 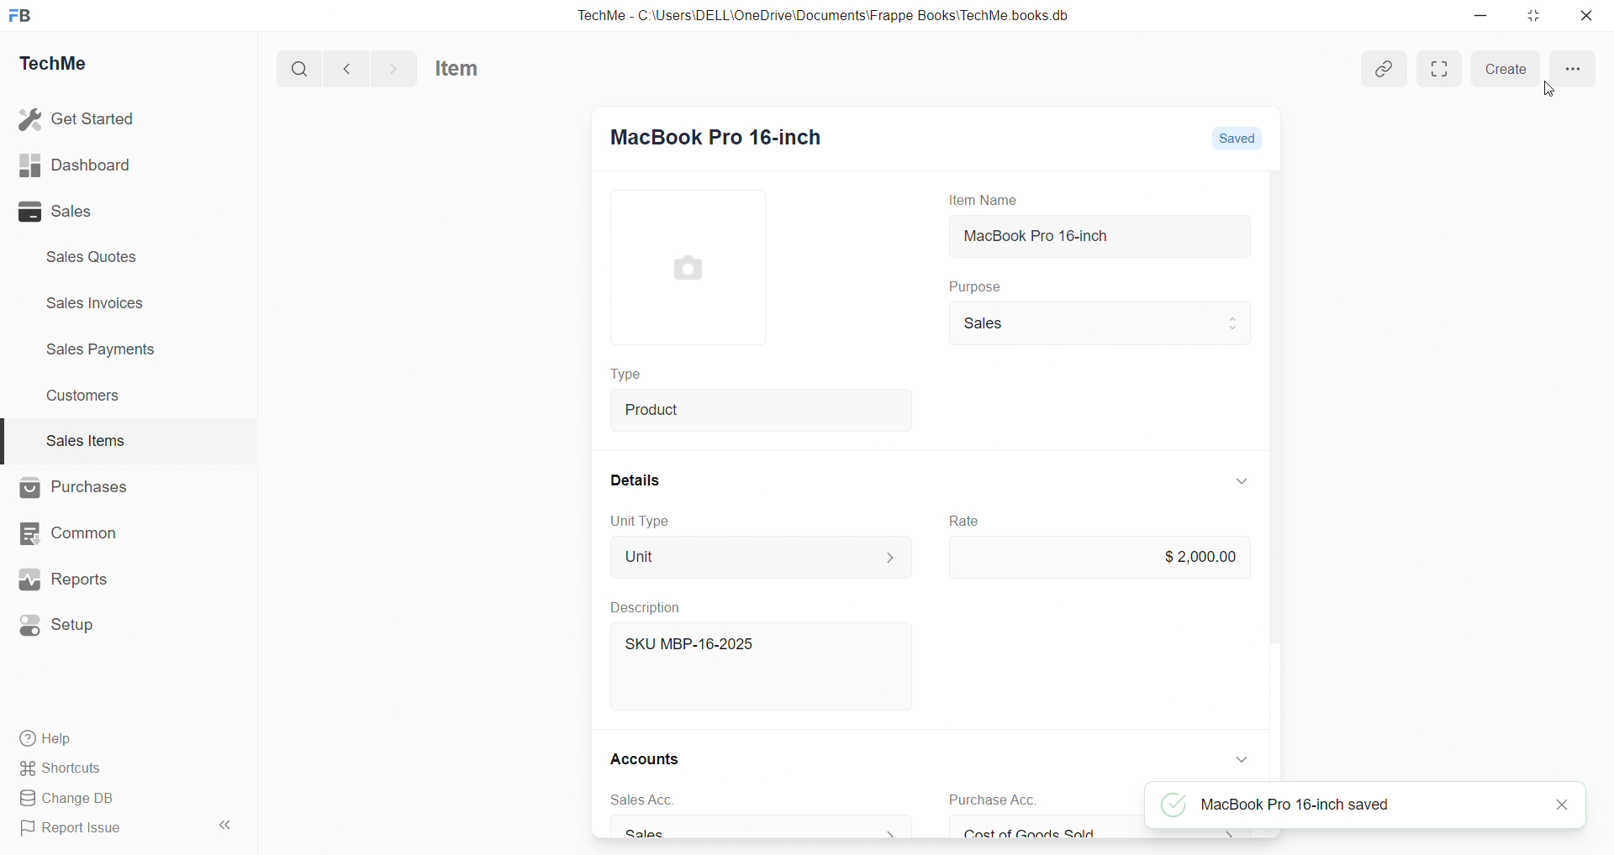 I want to click on forward, so click(x=393, y=68).